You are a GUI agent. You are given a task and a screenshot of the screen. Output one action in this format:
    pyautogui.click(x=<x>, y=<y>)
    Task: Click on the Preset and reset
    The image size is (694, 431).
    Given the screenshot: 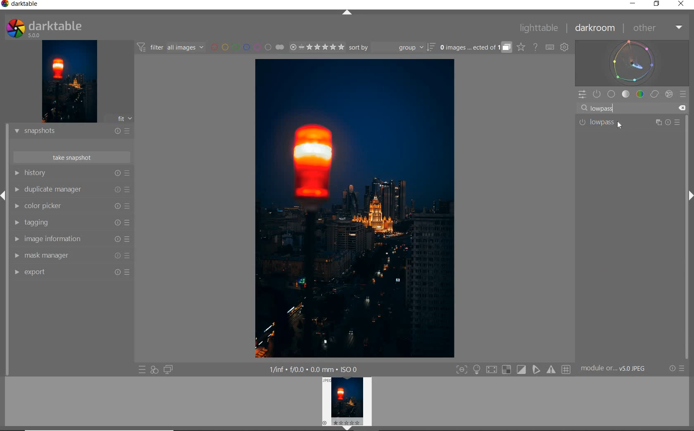 What is the action you would take?
    pyautogui.click(x=129, y=223)
    